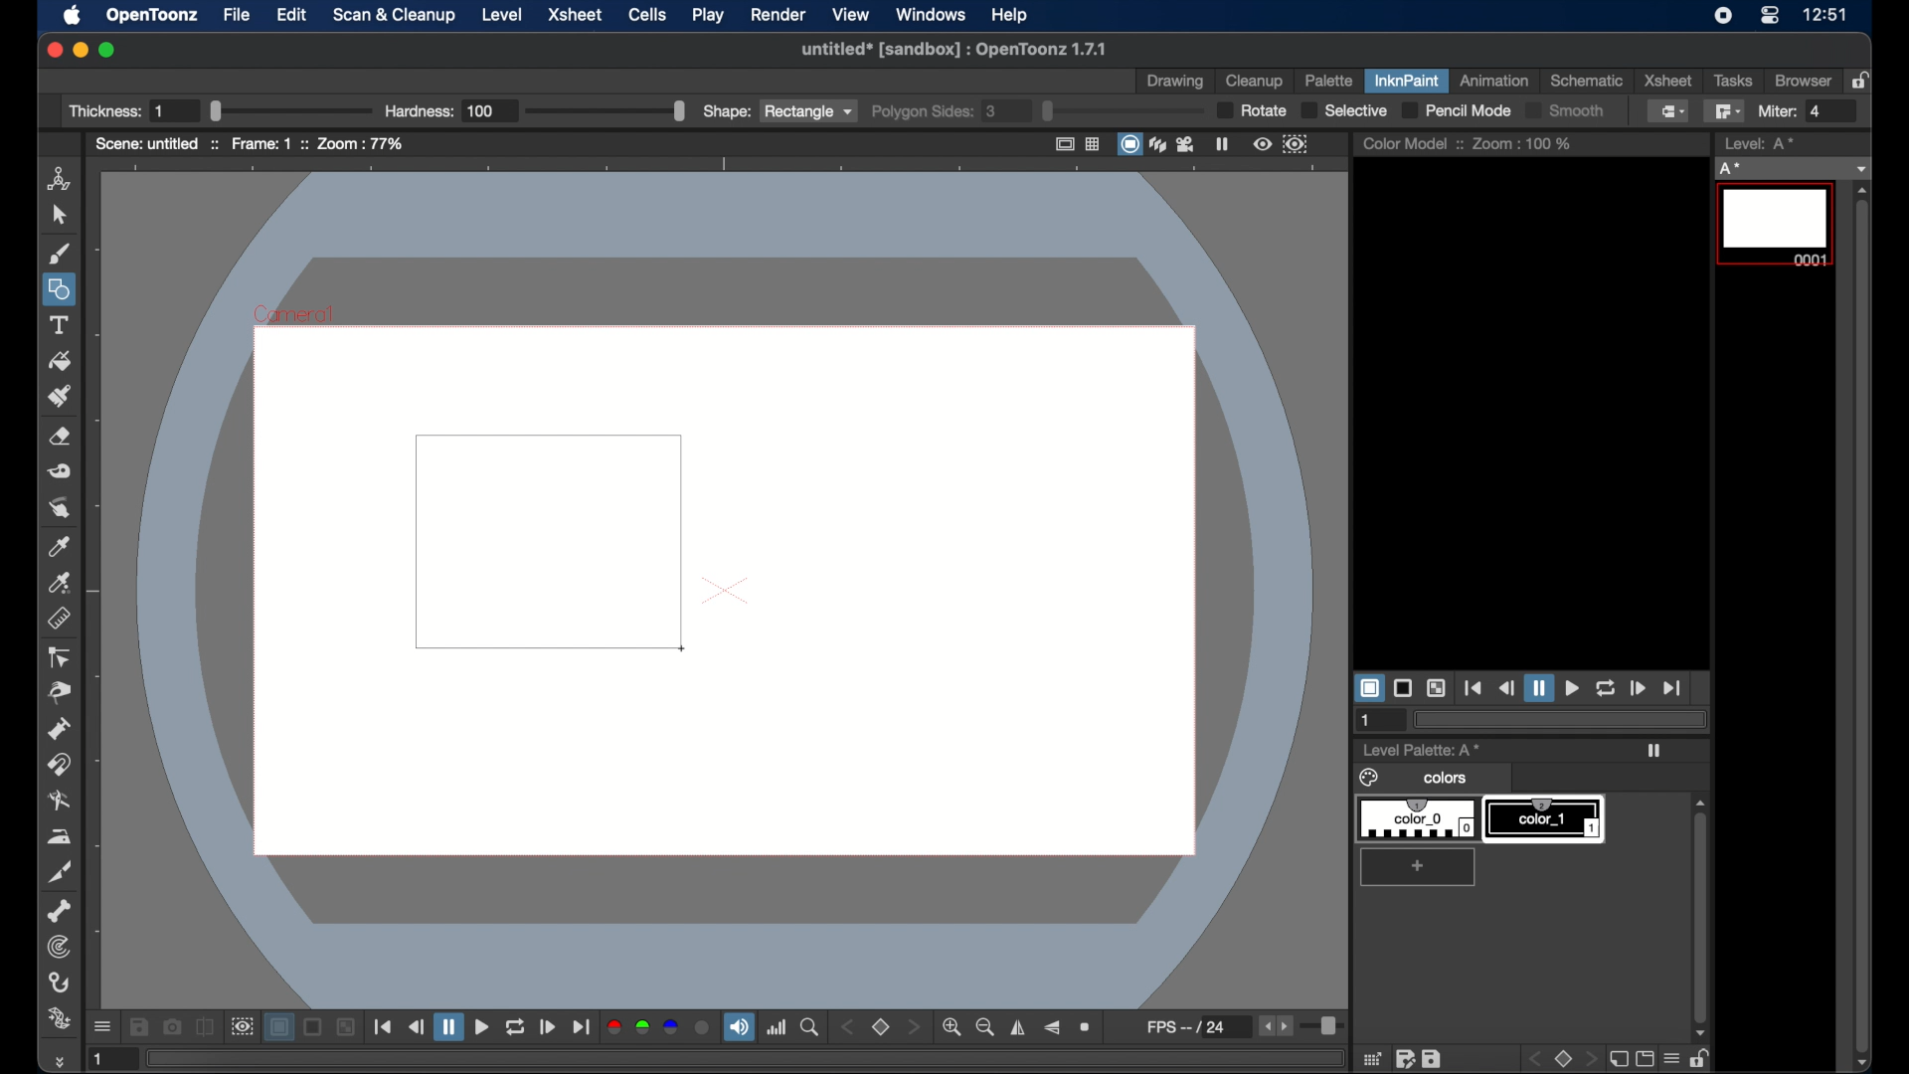 The width and height of the screenshot is (1909, 1074). Describe the element at coordinates (60, 983) in the screenshot. I see `hook tool` at that location.